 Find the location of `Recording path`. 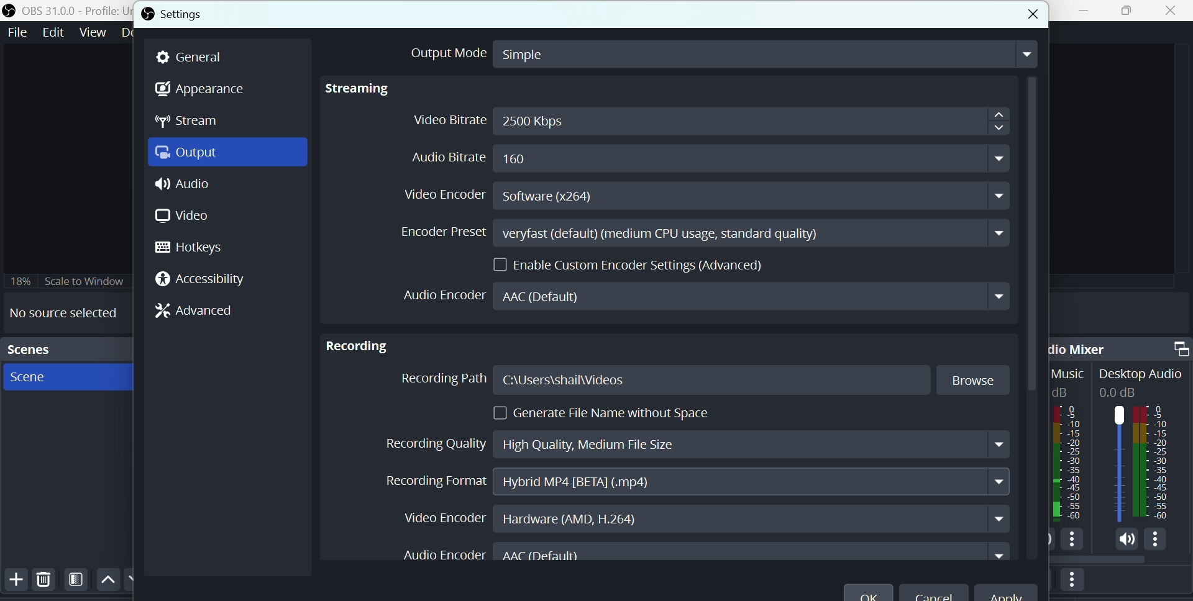

Recording path is located at coordinates (662, 381).